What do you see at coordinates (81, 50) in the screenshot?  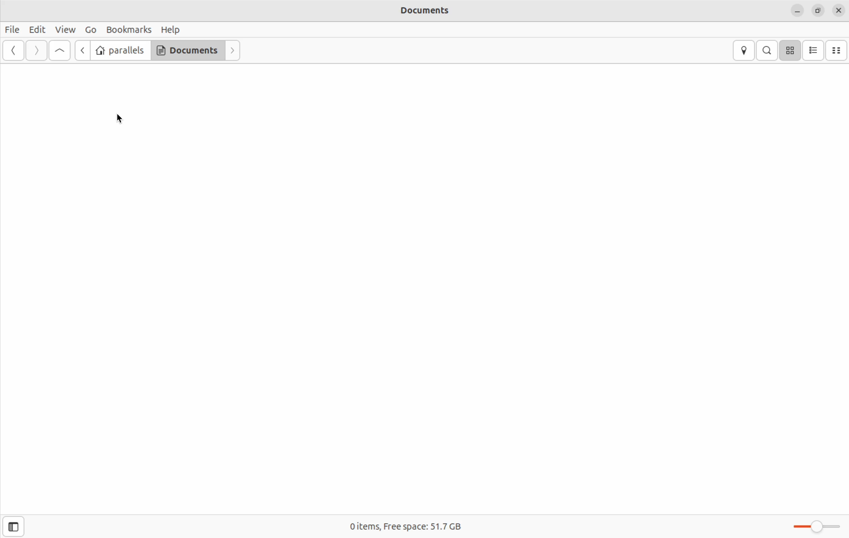 I see `Go back` at bounding box center [81, 50].